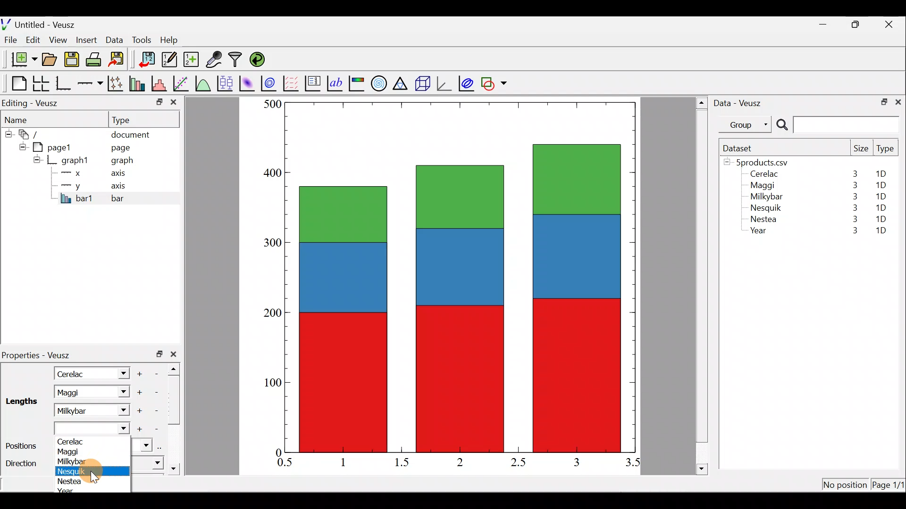 Image resolution: width=906 pixels, height=509 pixels. I want to click on Add another item, so click(138, 393).